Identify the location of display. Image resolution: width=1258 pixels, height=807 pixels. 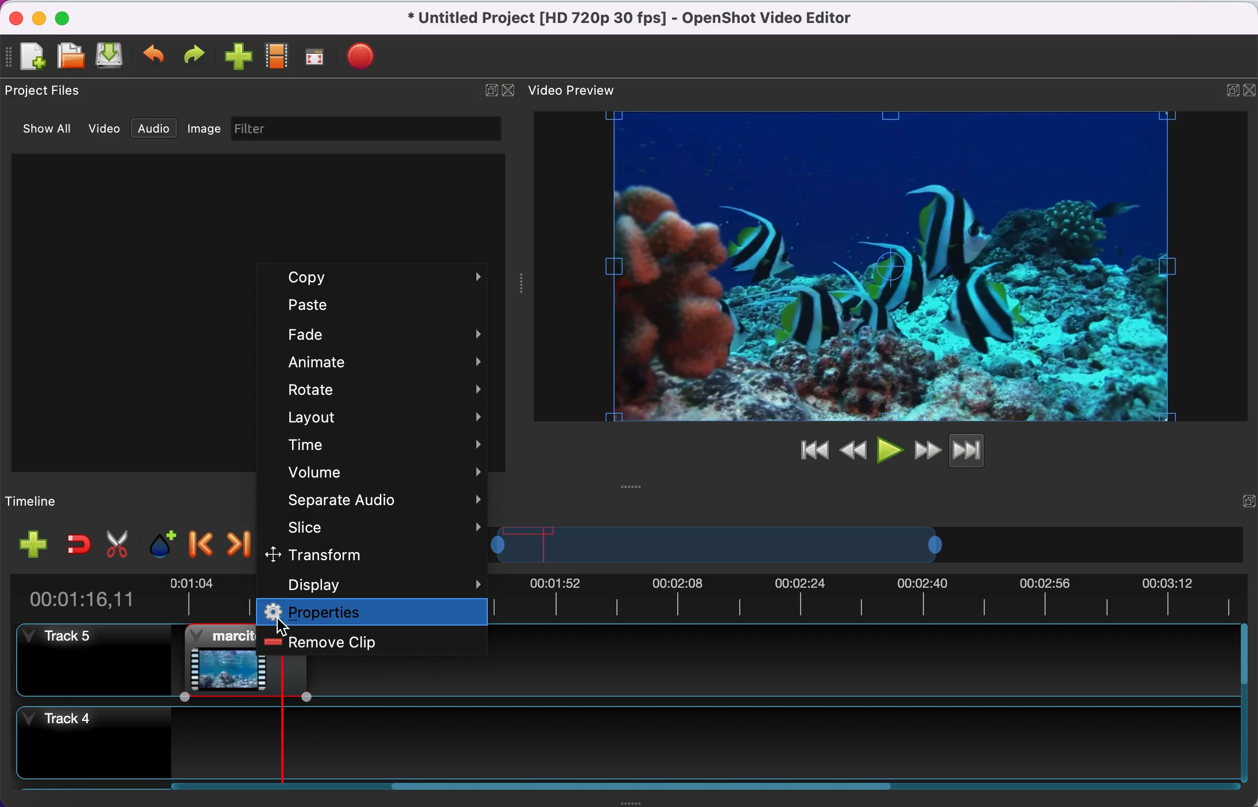
(381, 584).